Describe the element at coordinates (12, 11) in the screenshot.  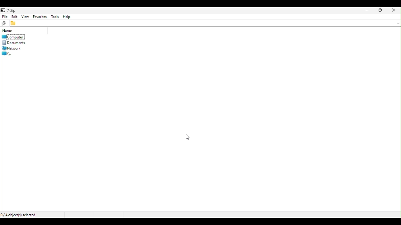
I see `7 zip ` at that location.